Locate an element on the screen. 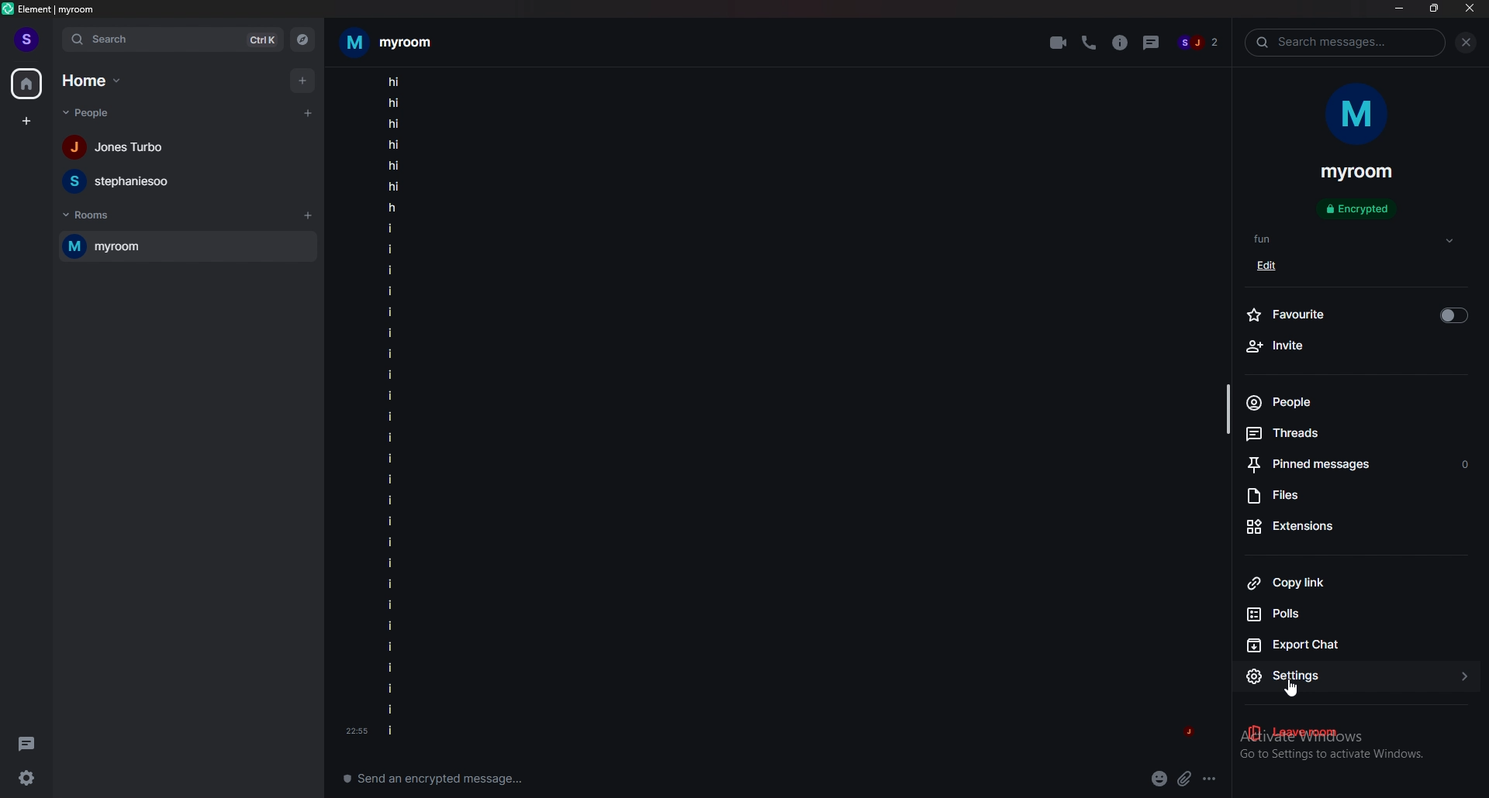 The width and height of the screenshot is (1489, 798). pinned messages is located at coordinates (1359, 466).